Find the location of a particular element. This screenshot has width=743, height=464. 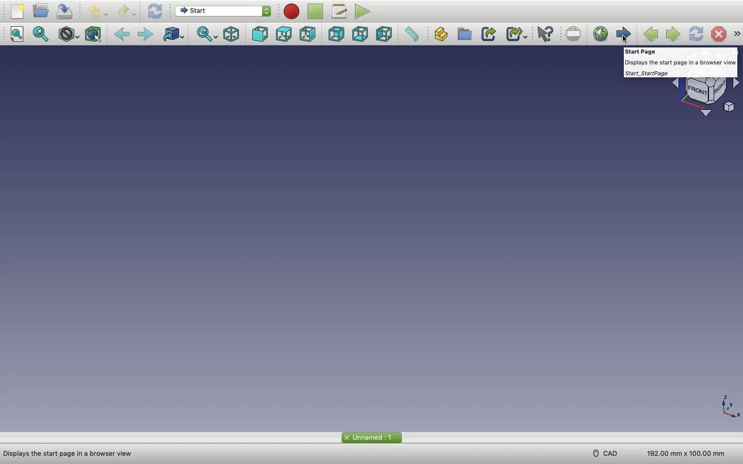

Create group is located at coordinates (466, 34).